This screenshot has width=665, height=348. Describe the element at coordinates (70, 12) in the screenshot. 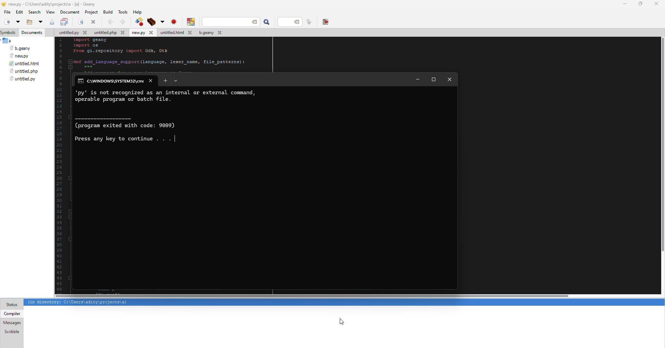

I see `document` at that location.